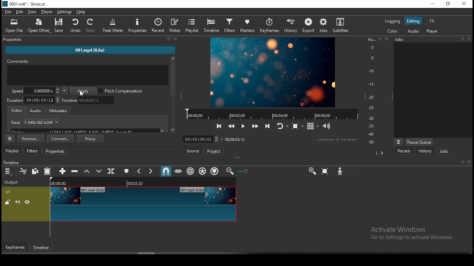  I want to click on properties, so click(138, 25).